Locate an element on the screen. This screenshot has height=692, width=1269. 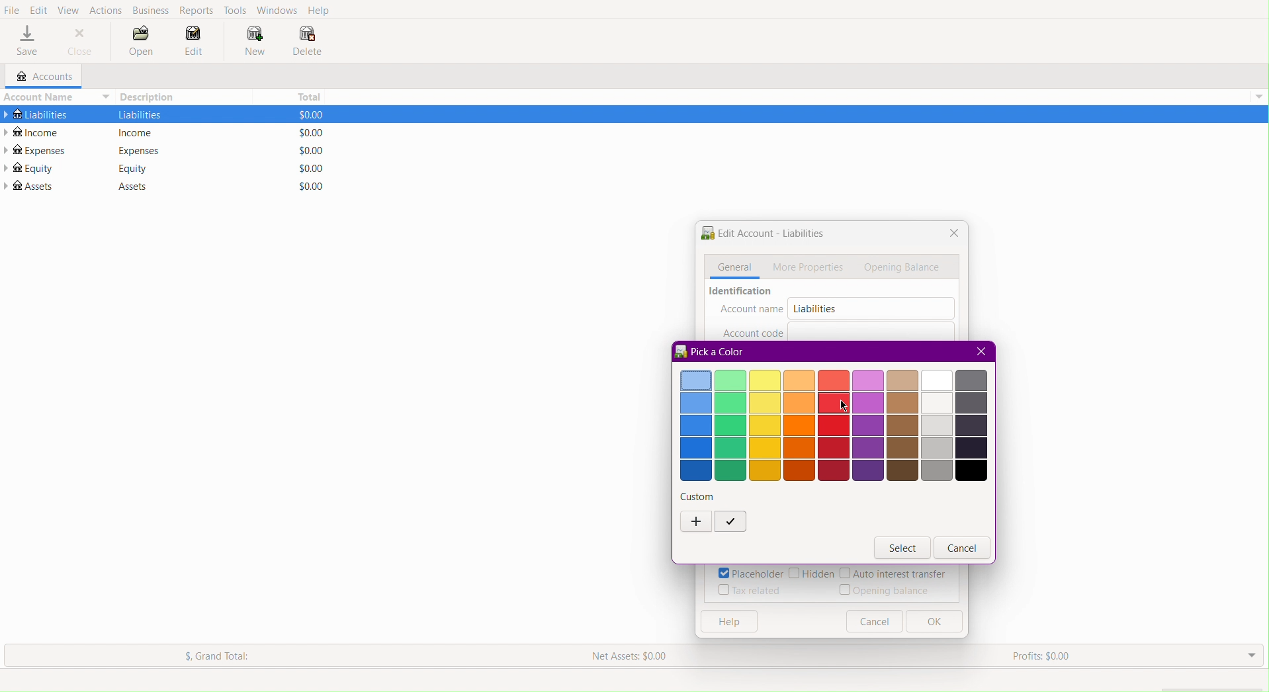
Custom is located at coordinates (699, 496).